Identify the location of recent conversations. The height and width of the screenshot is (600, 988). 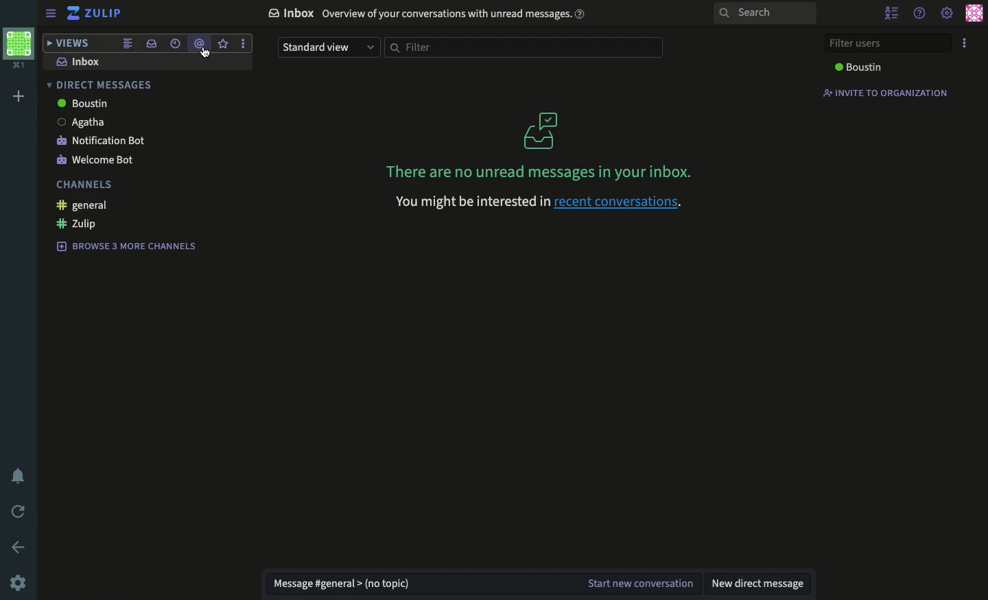
(176, 44).